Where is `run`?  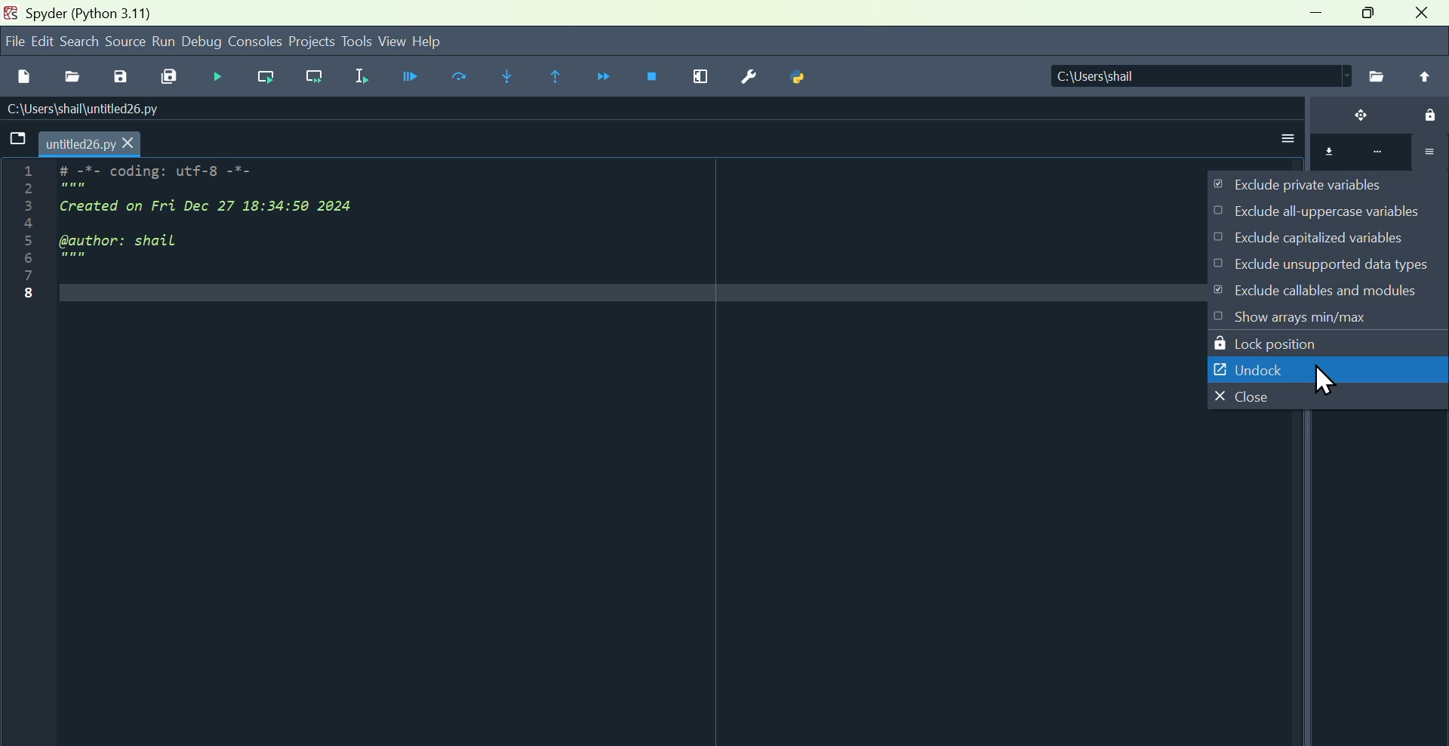 run is located at coordinates (164, 42).